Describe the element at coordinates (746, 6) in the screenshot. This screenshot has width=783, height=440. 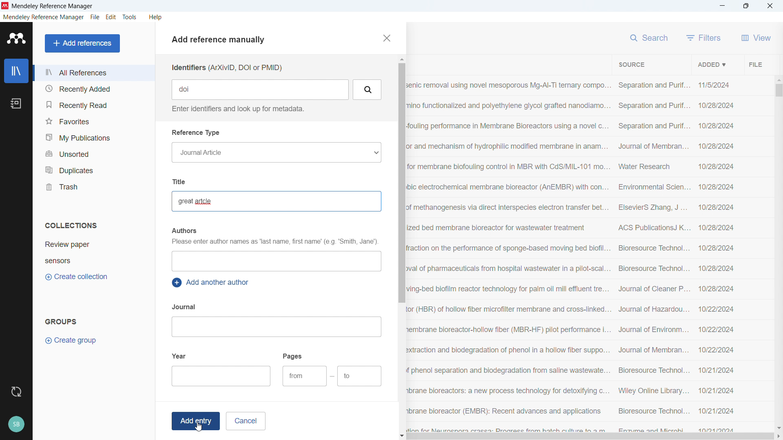
I see ` Maximise` at that location.